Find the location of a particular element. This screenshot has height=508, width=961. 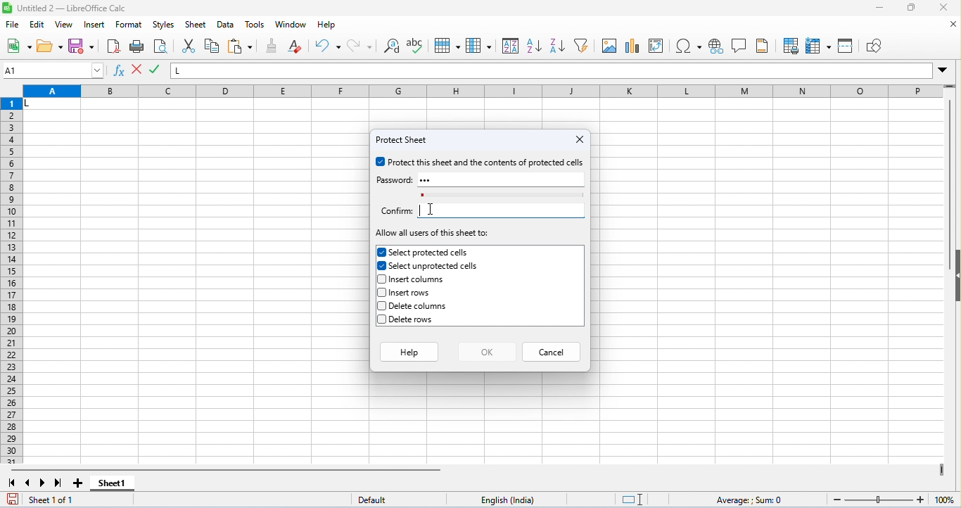

new is located at coordinates (19, 47).